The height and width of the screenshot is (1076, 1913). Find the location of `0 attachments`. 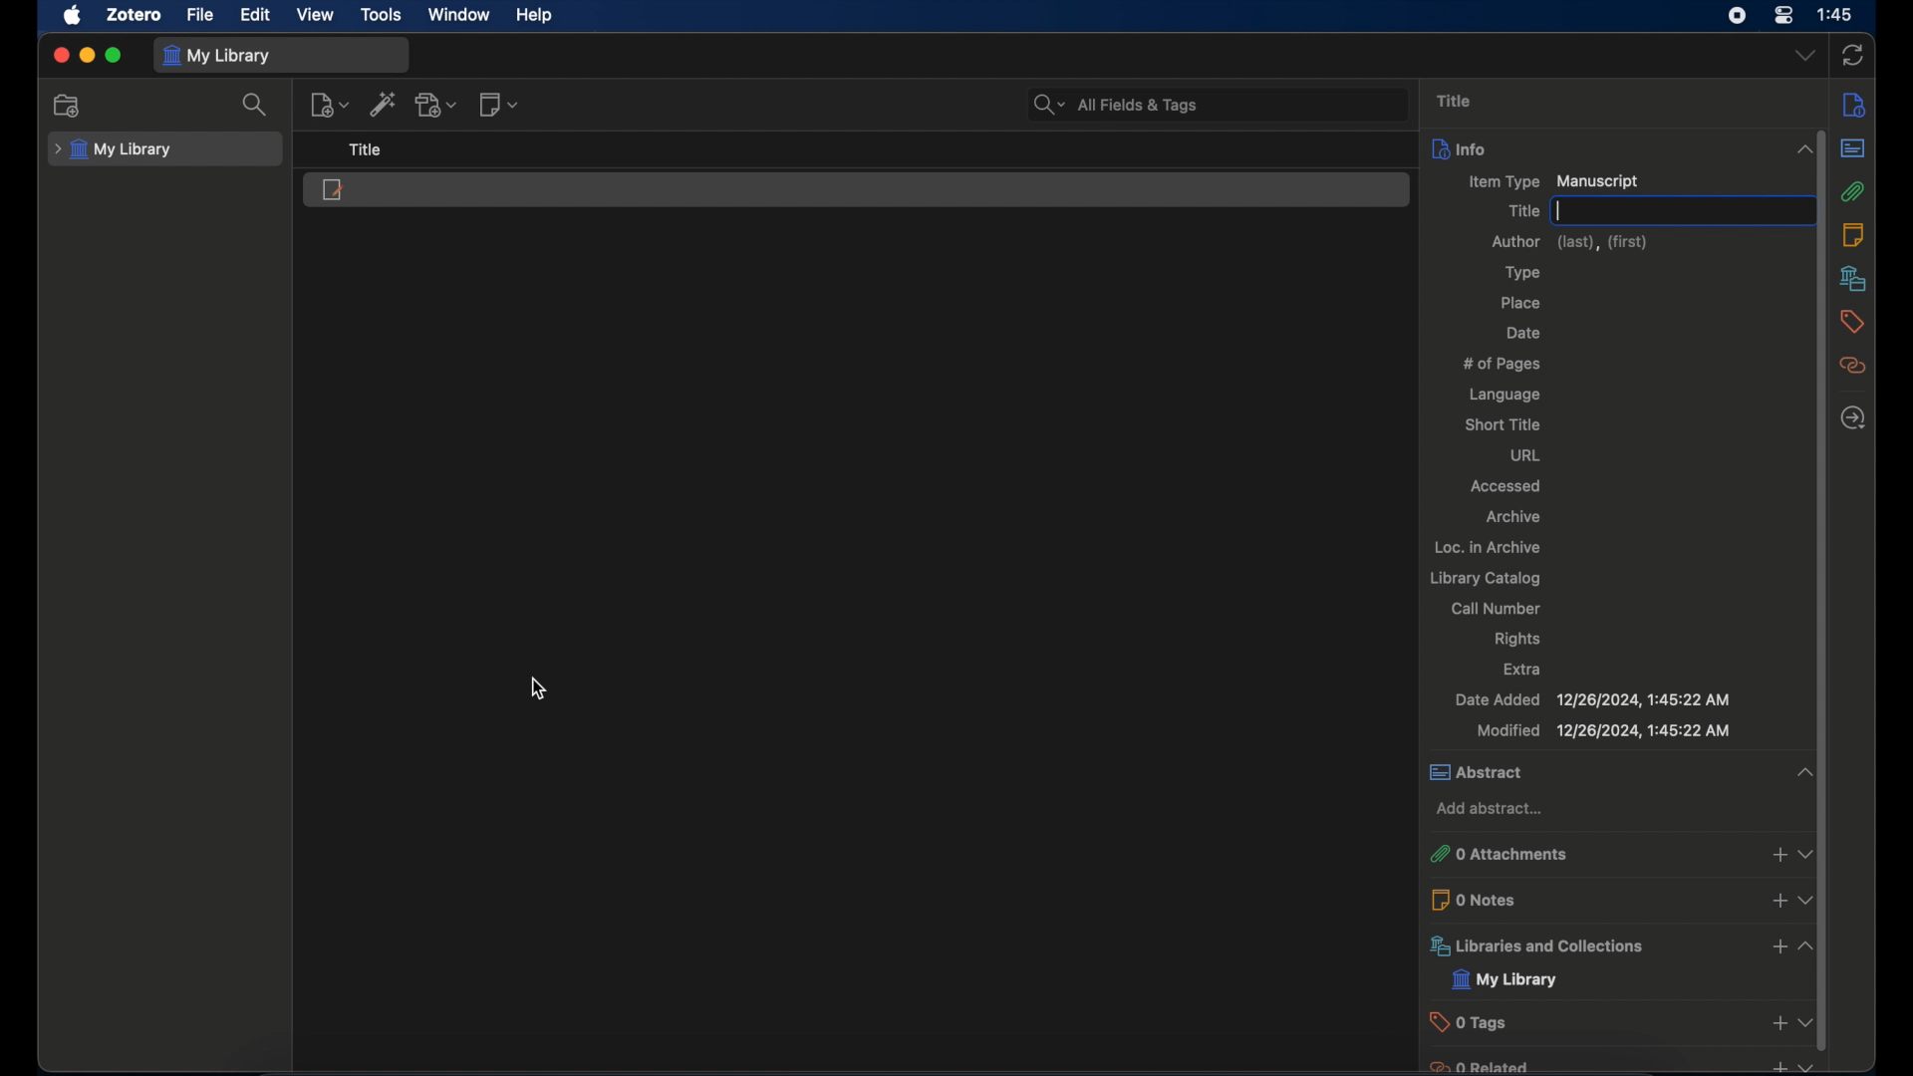

0 attachments is located at coordinates (1620, 854).